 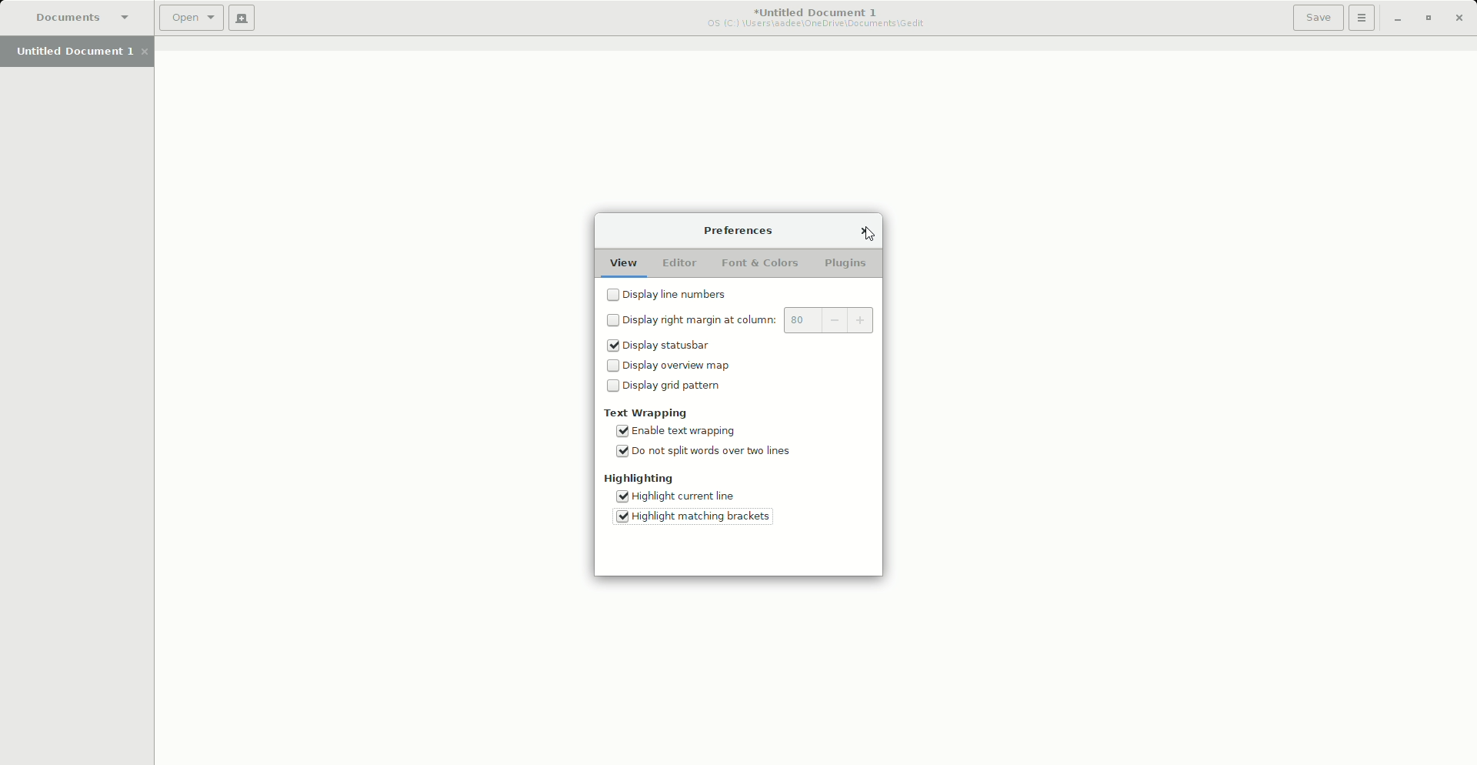 What do you see at coordinates (637, 479) in the screenshot?
I see `Highlighting` at bounding box center [637, 479].